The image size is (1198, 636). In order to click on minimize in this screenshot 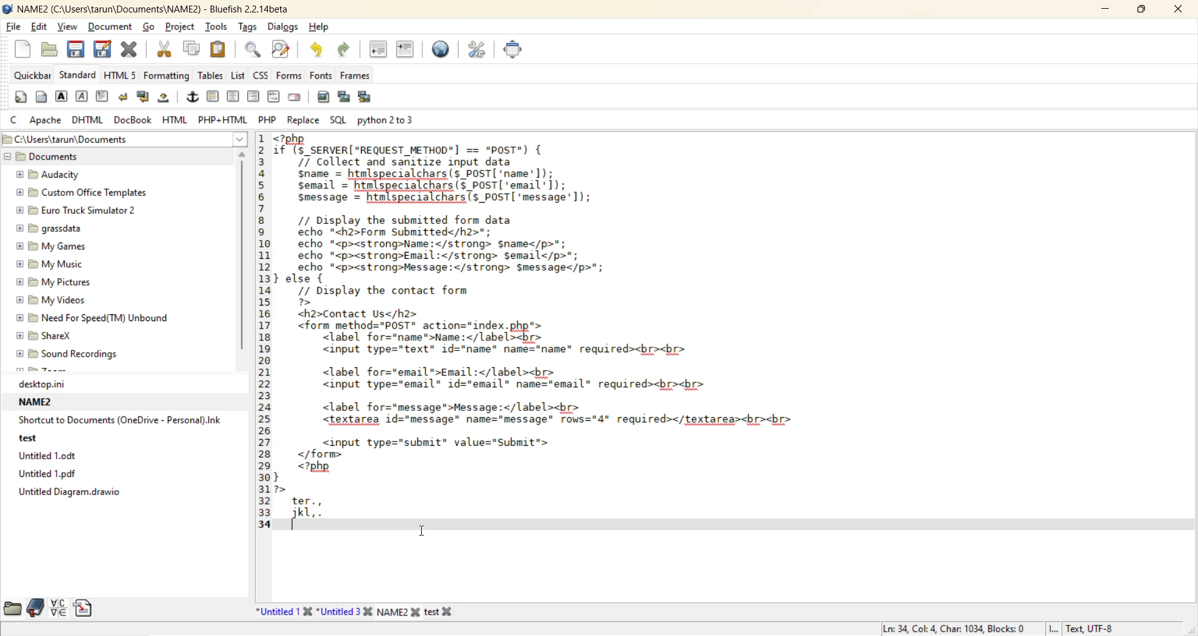, I will do `click(1103, 10)`.